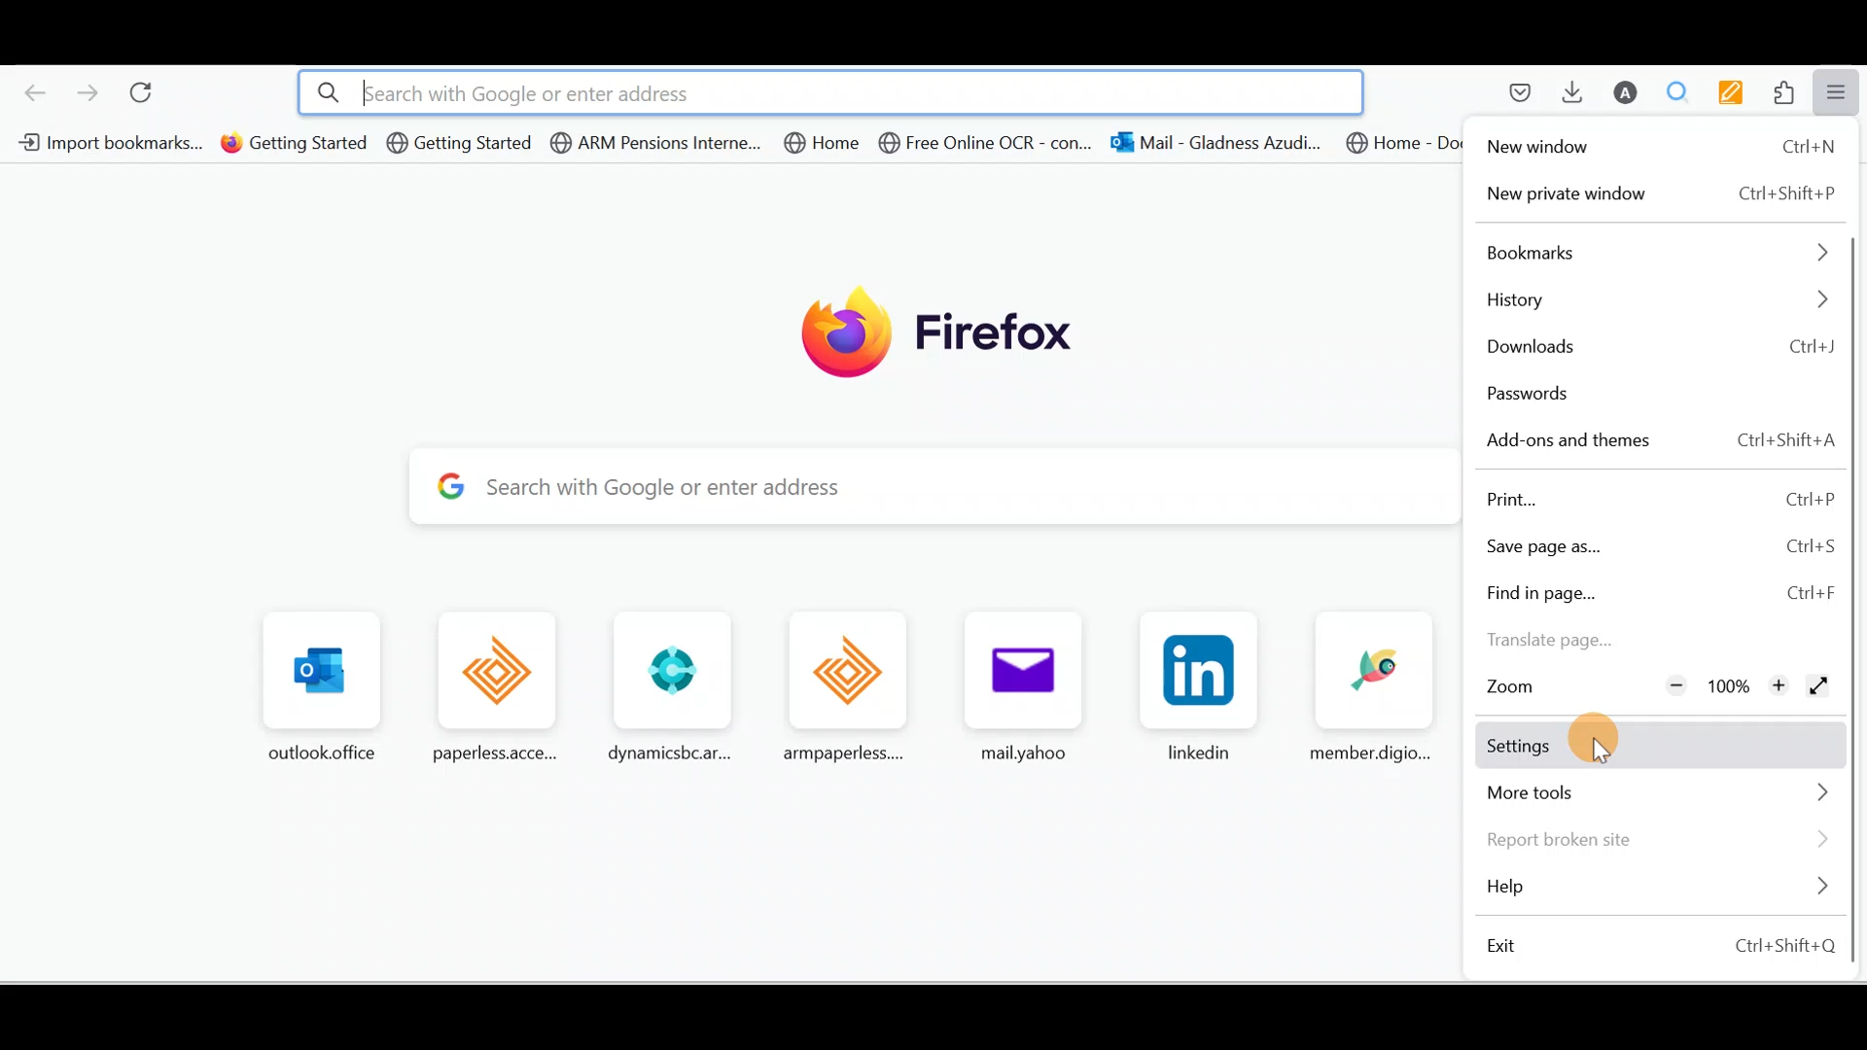 This screenshot has width=1867, height=1050. Describe the element at coordinates (1855, 599) in the screenshot. I see `Scroll bar` at that location.